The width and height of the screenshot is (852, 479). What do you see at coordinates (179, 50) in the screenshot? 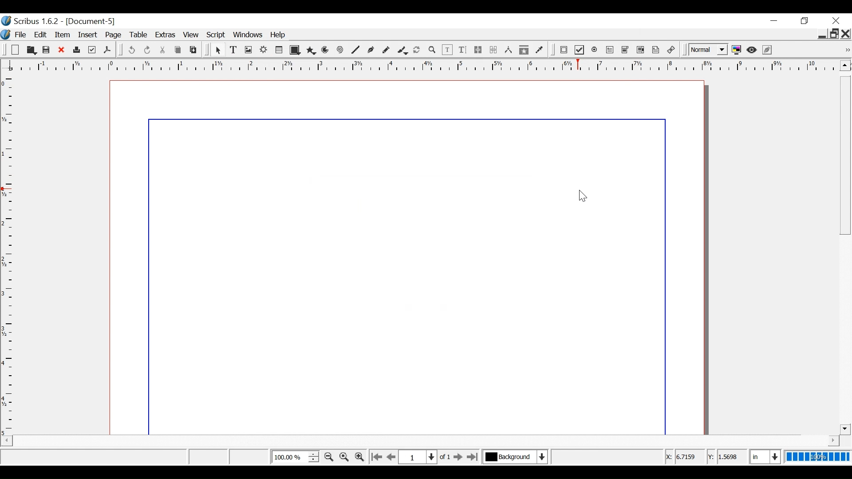
I see `Copy` at bounding box center [179, 50].